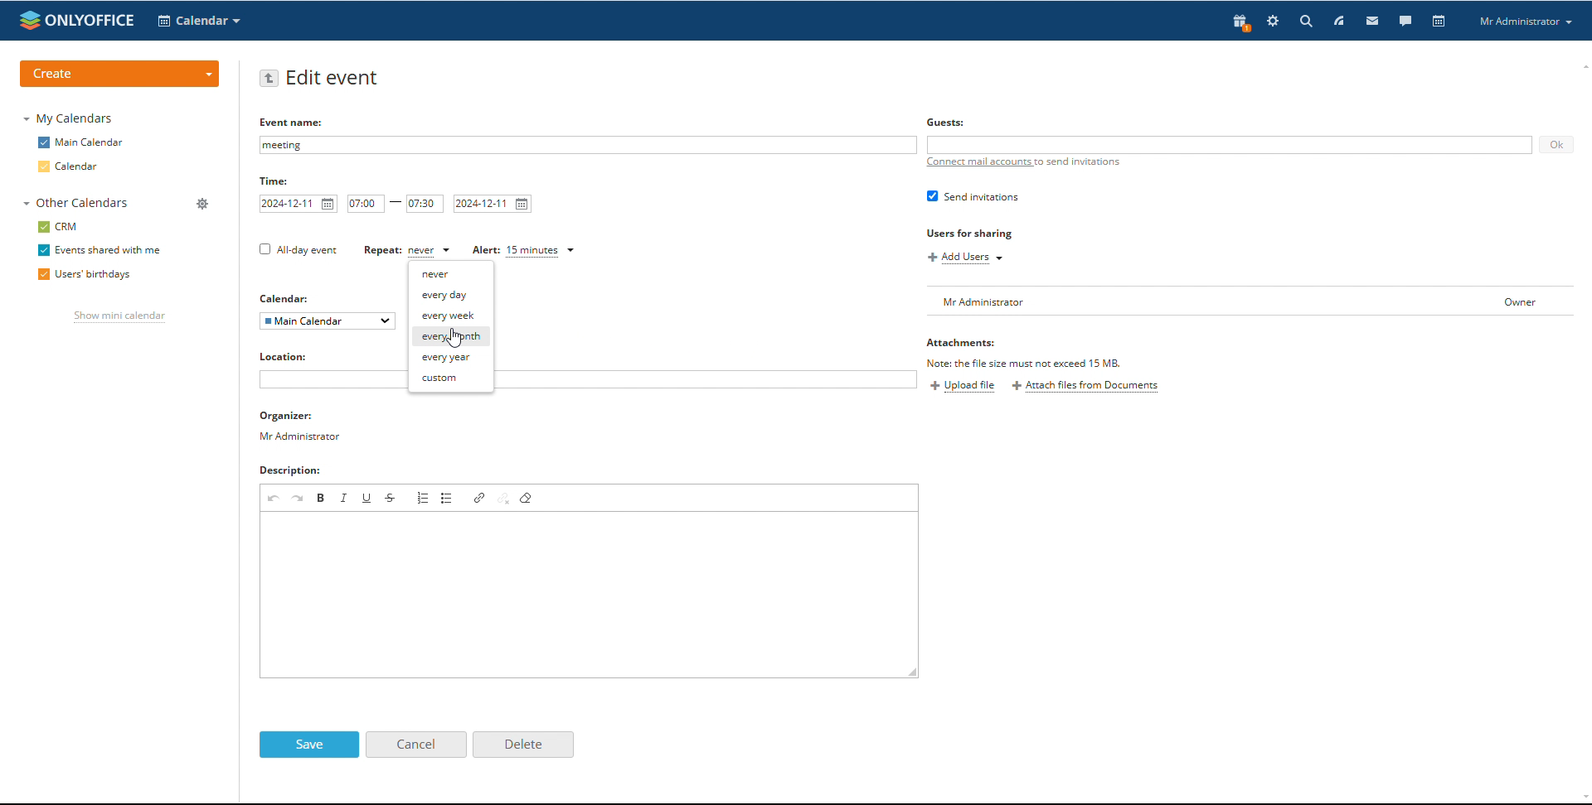  Describe the element at coordinates (99, 251) in the screenshot. I see `events shared with me` at that location.